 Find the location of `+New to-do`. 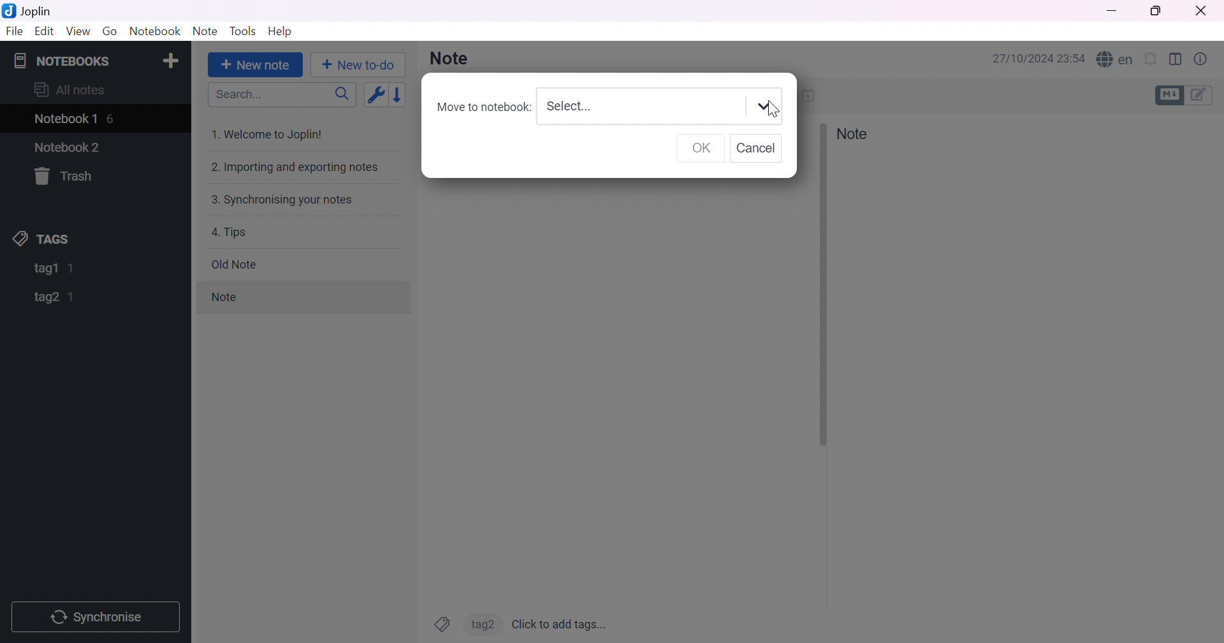

+New to-do is located at coordinates (362, 66).